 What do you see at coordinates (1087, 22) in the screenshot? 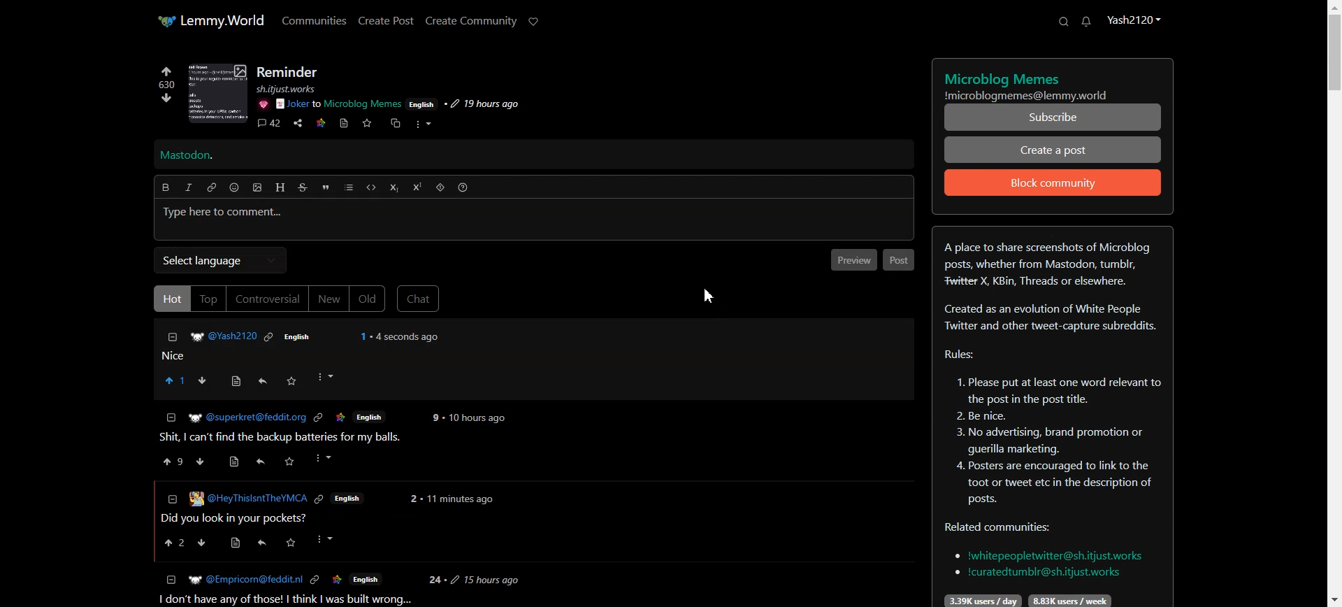
I see `Unread Messages` at bounding box center [1087, 22].